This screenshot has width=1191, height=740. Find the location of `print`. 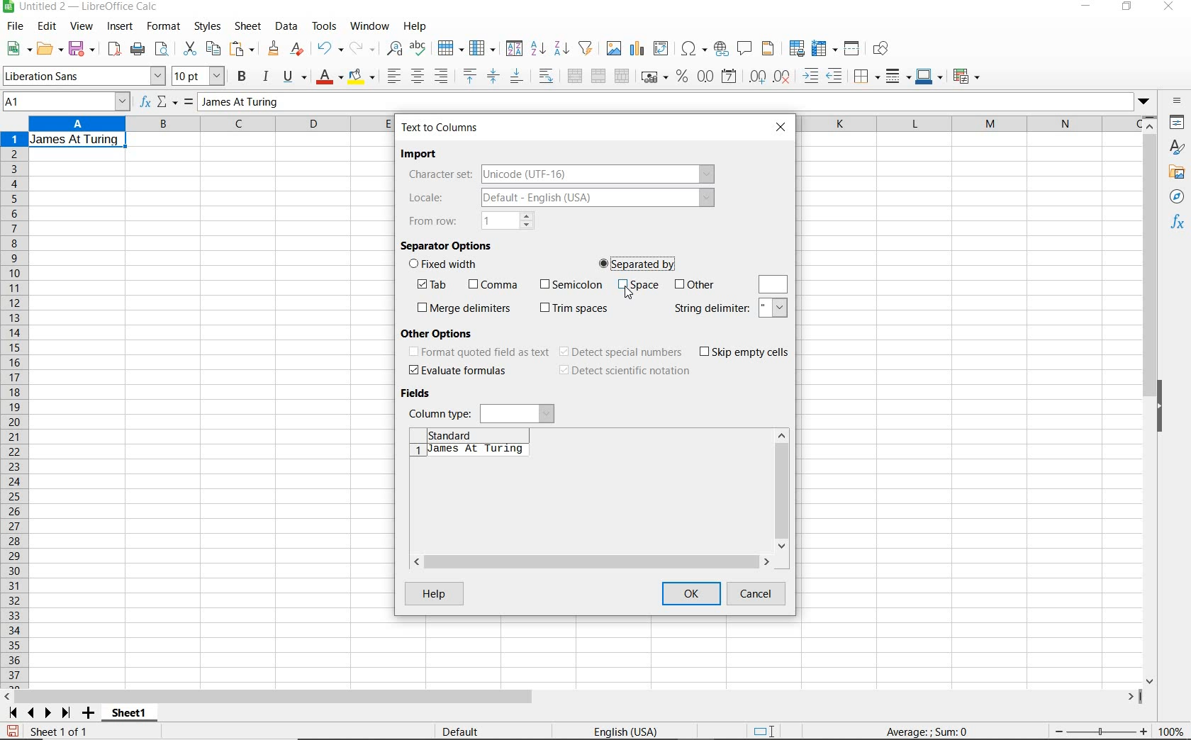

print is located at coordinates (138, 50).